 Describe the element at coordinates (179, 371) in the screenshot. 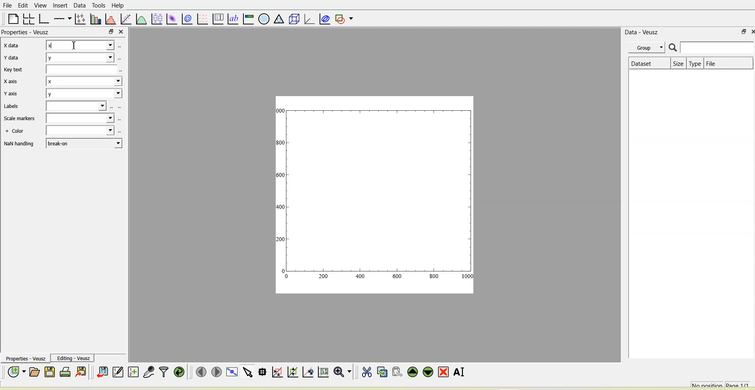

I see `Reload linked datasets` at that location.